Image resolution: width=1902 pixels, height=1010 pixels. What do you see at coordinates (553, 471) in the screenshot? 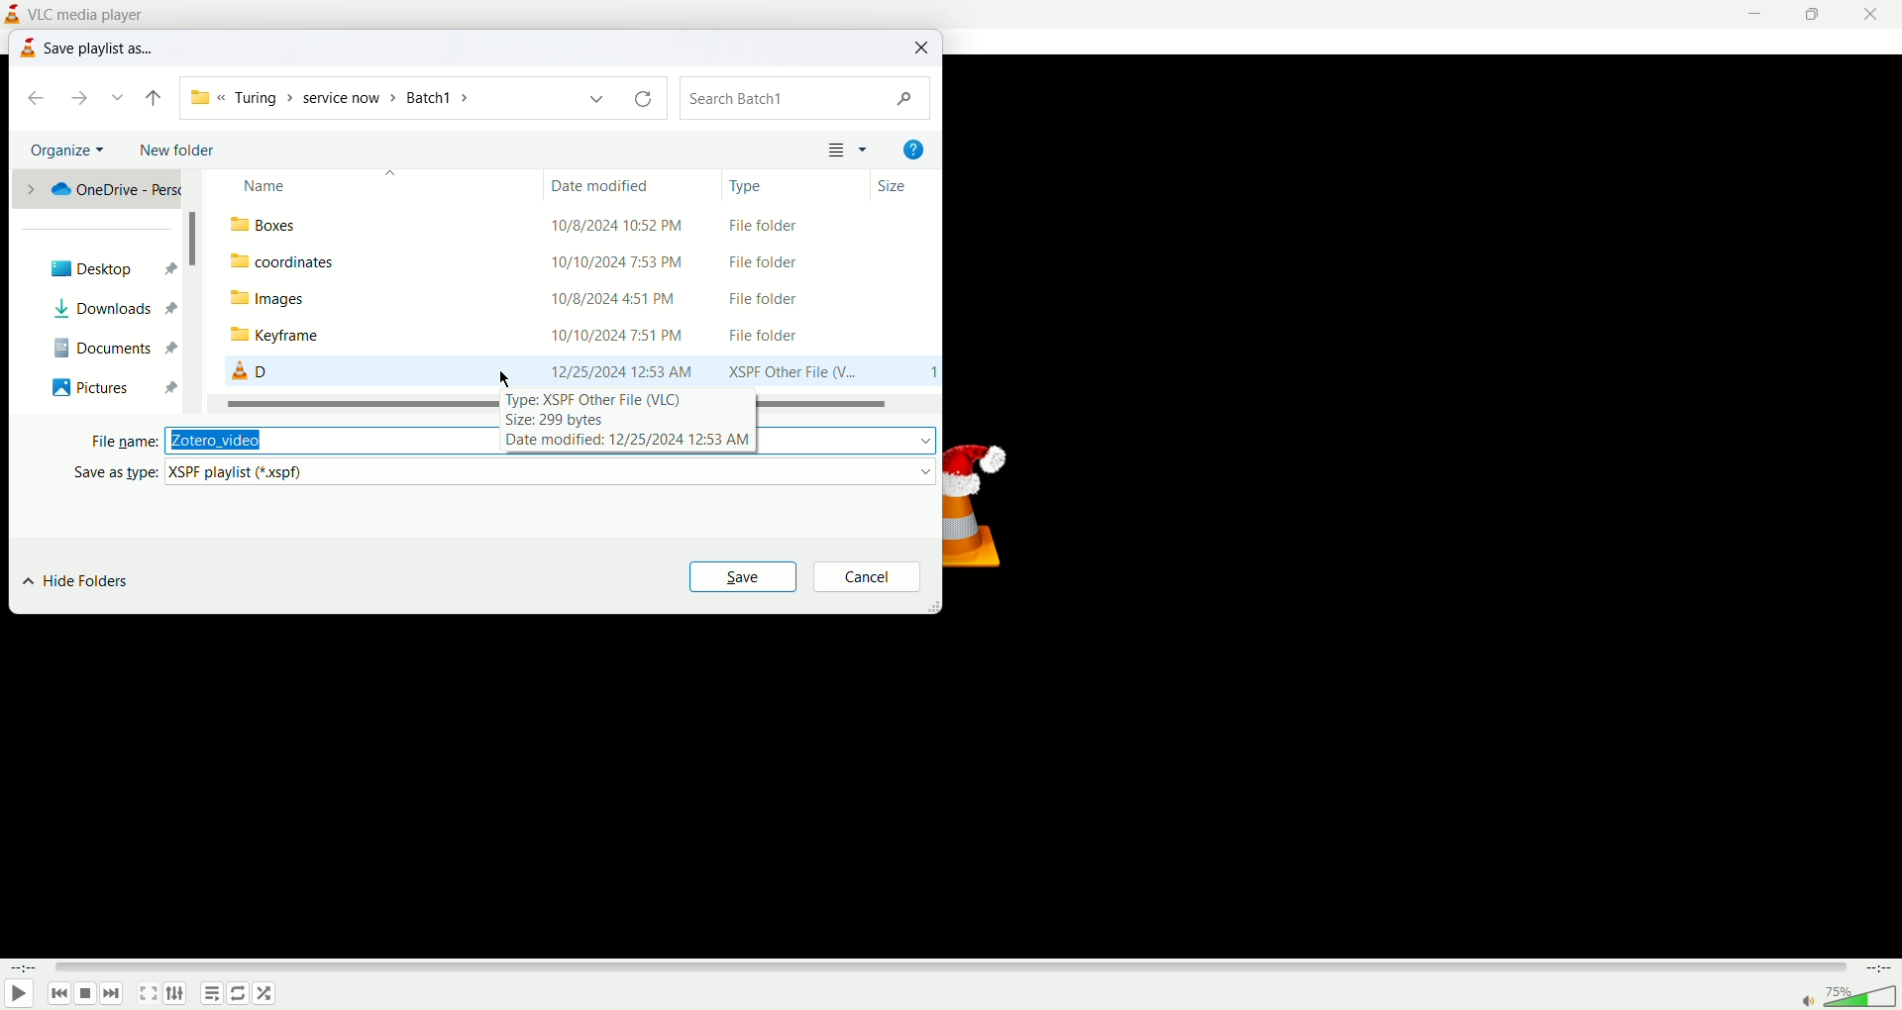
I see `file type` at bounding box center [553, 471].